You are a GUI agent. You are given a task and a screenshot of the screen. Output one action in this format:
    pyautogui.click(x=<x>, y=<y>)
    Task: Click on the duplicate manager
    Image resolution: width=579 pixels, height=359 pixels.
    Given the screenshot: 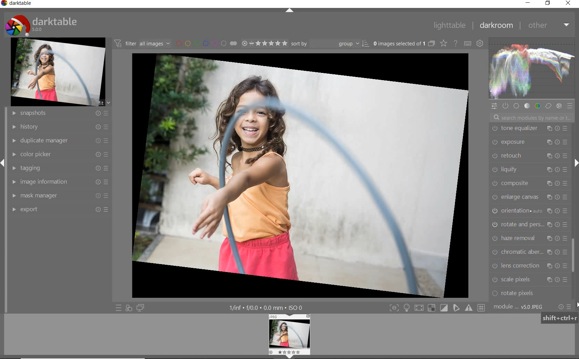 What is the action you would take?
    pyautogui.click(x=60, y=141)
    